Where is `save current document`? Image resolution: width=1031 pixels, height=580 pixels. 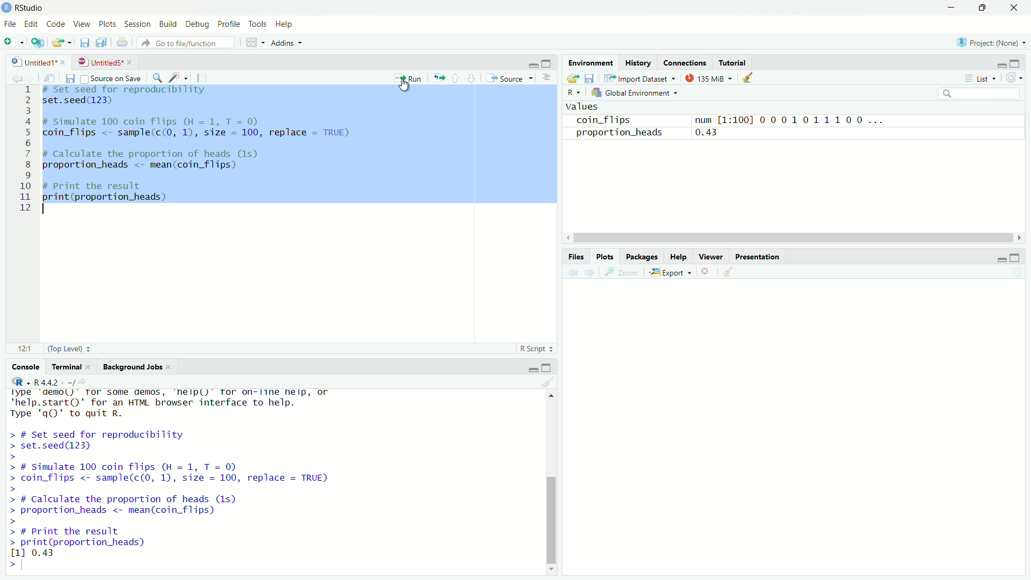
save current document is located at coordinates (84, 44).